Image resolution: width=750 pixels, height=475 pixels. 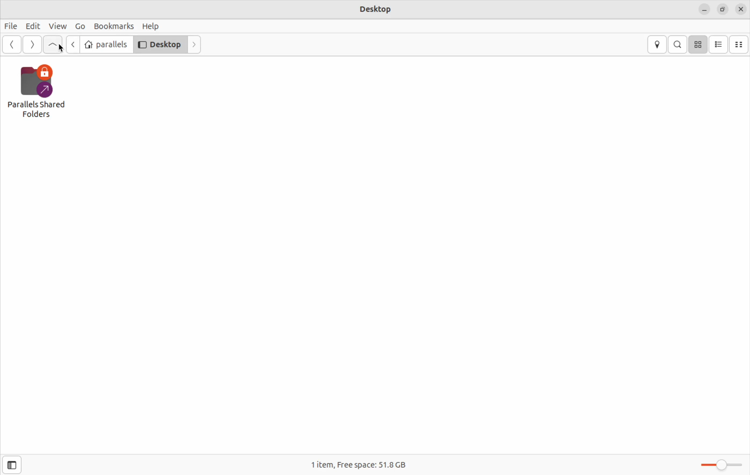 What do you see at coordinates (57, 27) in the screenshot?
I see `view` at bounding box center [57, 27].